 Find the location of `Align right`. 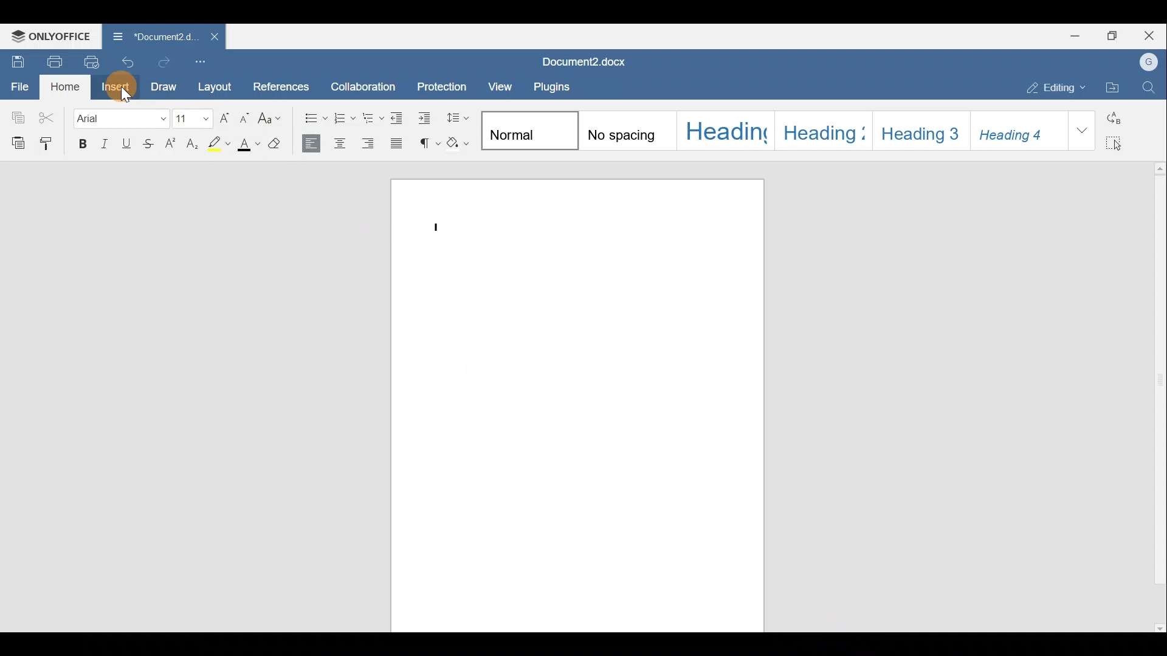

Align right is located at coordinates (369, 144).